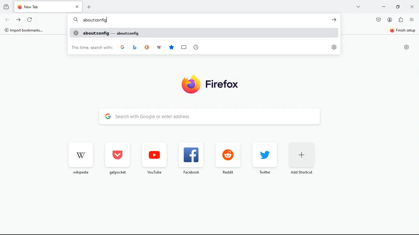 The height and width of the screenshot is (235, 419). I want to click on more, so click(357, 6).